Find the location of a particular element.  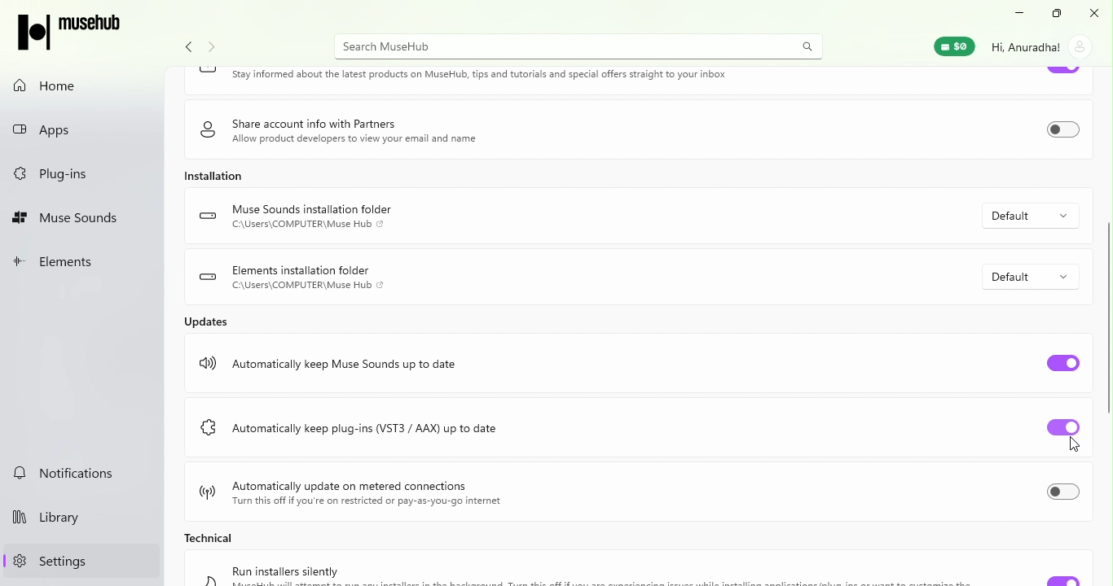

Muse Sounds is located at coordinates (80, 219).